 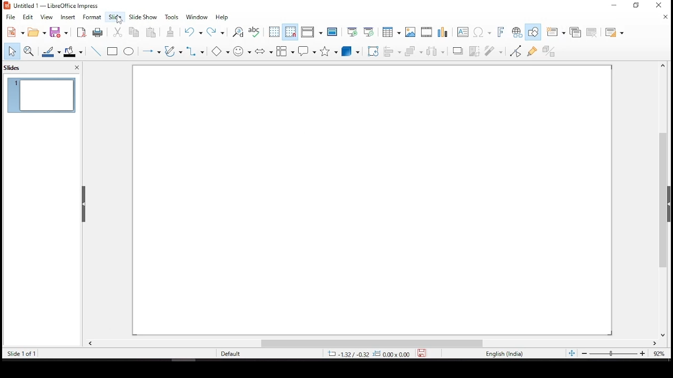 I want to click on block arrows, so click(x=263, y=50).